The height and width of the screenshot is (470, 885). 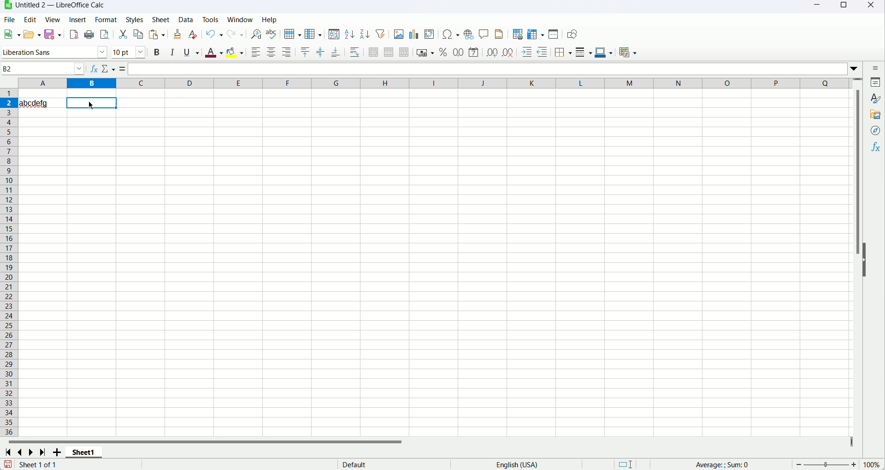 What do you see at coordinates (573, 35) in the screenshot?
I see `draw function` at bounding box center [573, 35].